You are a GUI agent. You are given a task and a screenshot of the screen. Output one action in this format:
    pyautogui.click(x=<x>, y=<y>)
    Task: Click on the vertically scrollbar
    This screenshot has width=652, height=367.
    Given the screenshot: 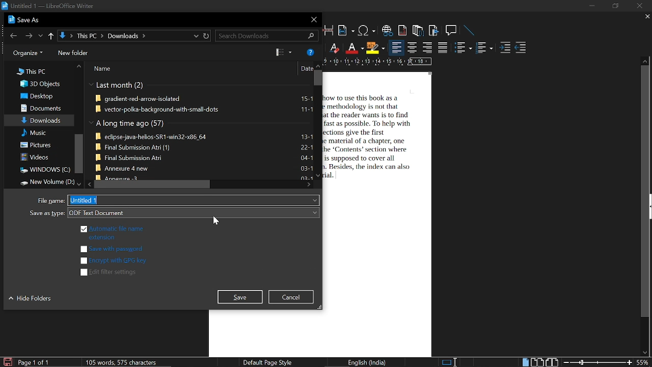 What is the action you would take?
    pyautogui.click(x=645, y=192)
    